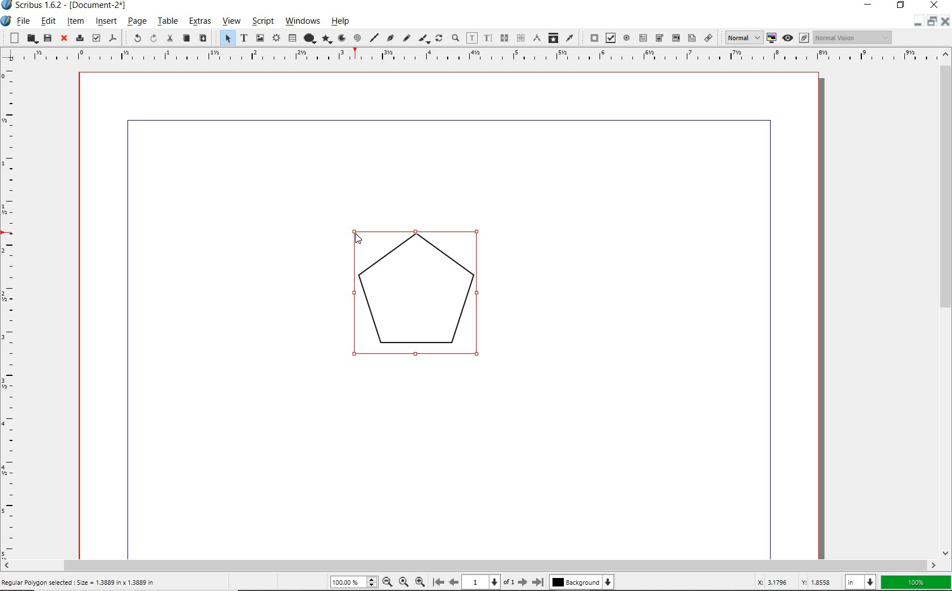  Describe the element at coordinates (63, 38) in the screenshot. I see `close` at that location.